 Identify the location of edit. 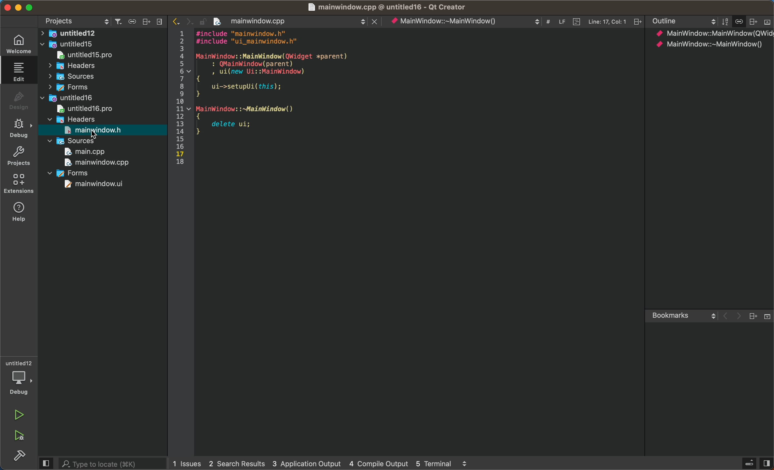
(18, 70).